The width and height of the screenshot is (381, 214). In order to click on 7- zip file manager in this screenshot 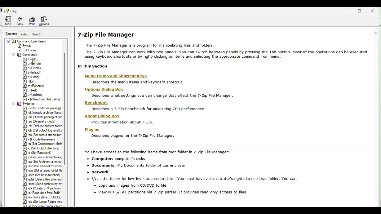, I will do `click(226, 50)`.